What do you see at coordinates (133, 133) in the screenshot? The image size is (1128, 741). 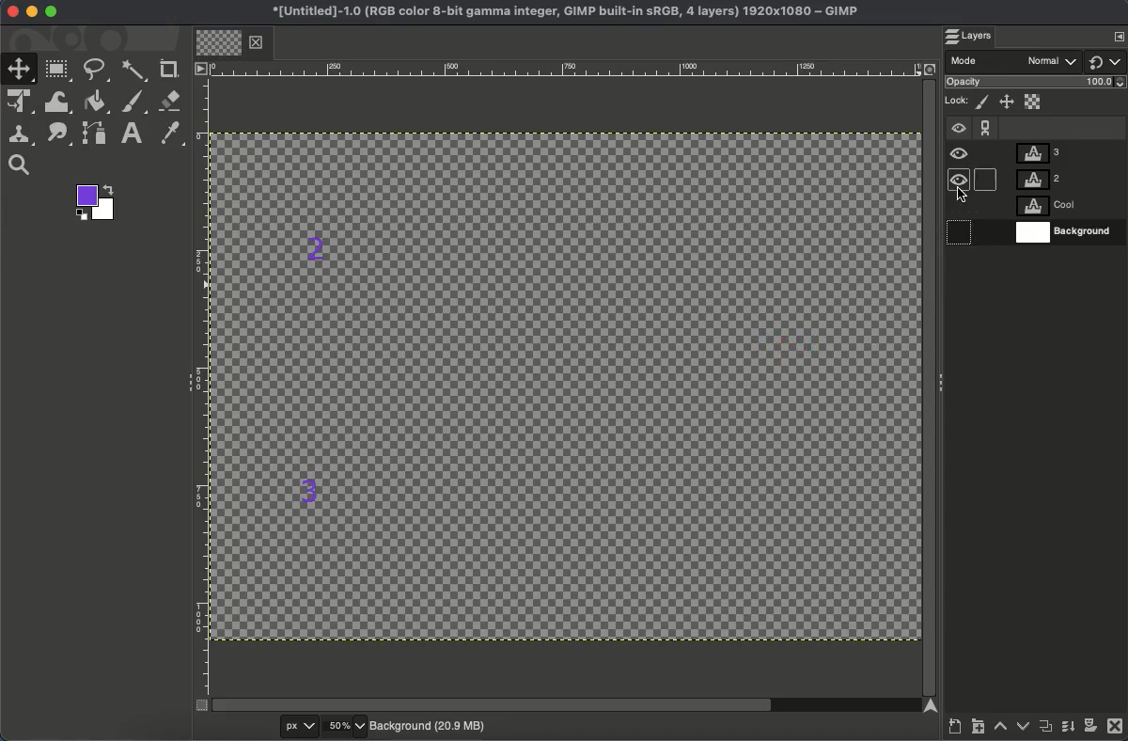 I see `Text` at bounding box center [133, 133].